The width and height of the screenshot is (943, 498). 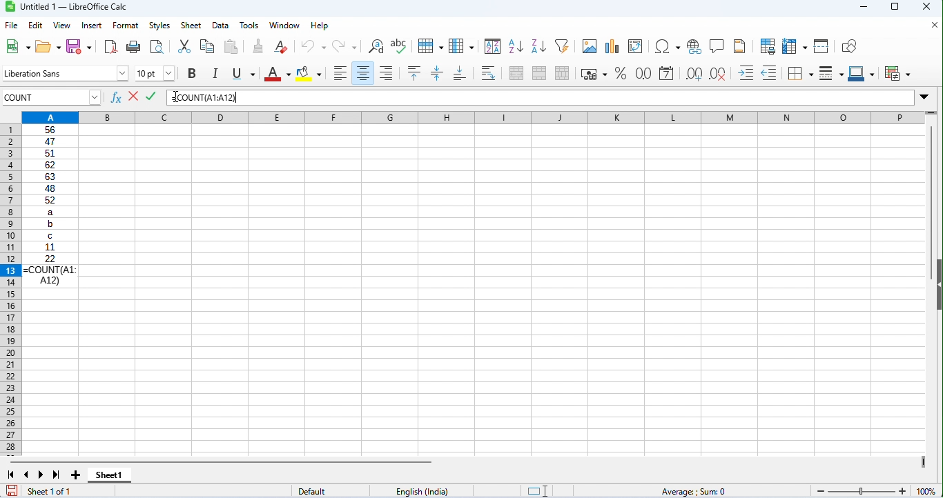 I want to click on Cursor, so click(x=176, y=97).